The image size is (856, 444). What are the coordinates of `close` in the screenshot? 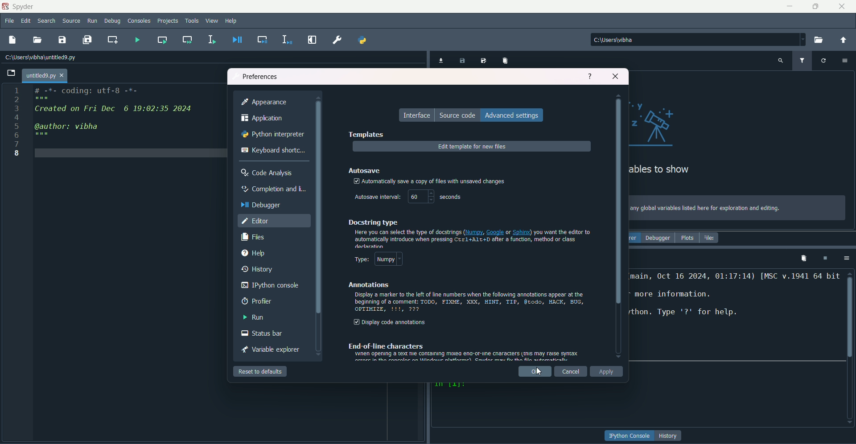 It's located at (616, 75).